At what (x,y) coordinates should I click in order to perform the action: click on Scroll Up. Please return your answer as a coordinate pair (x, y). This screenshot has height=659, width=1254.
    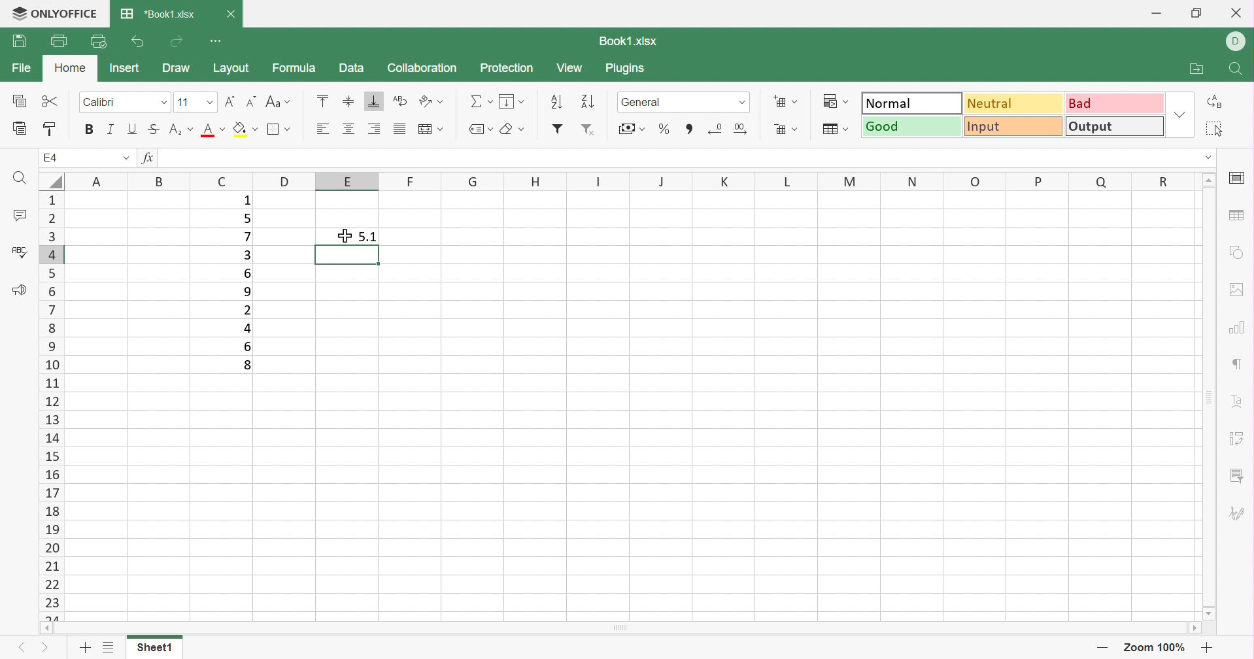
    Looking at the image, I should click on (1208, 179).